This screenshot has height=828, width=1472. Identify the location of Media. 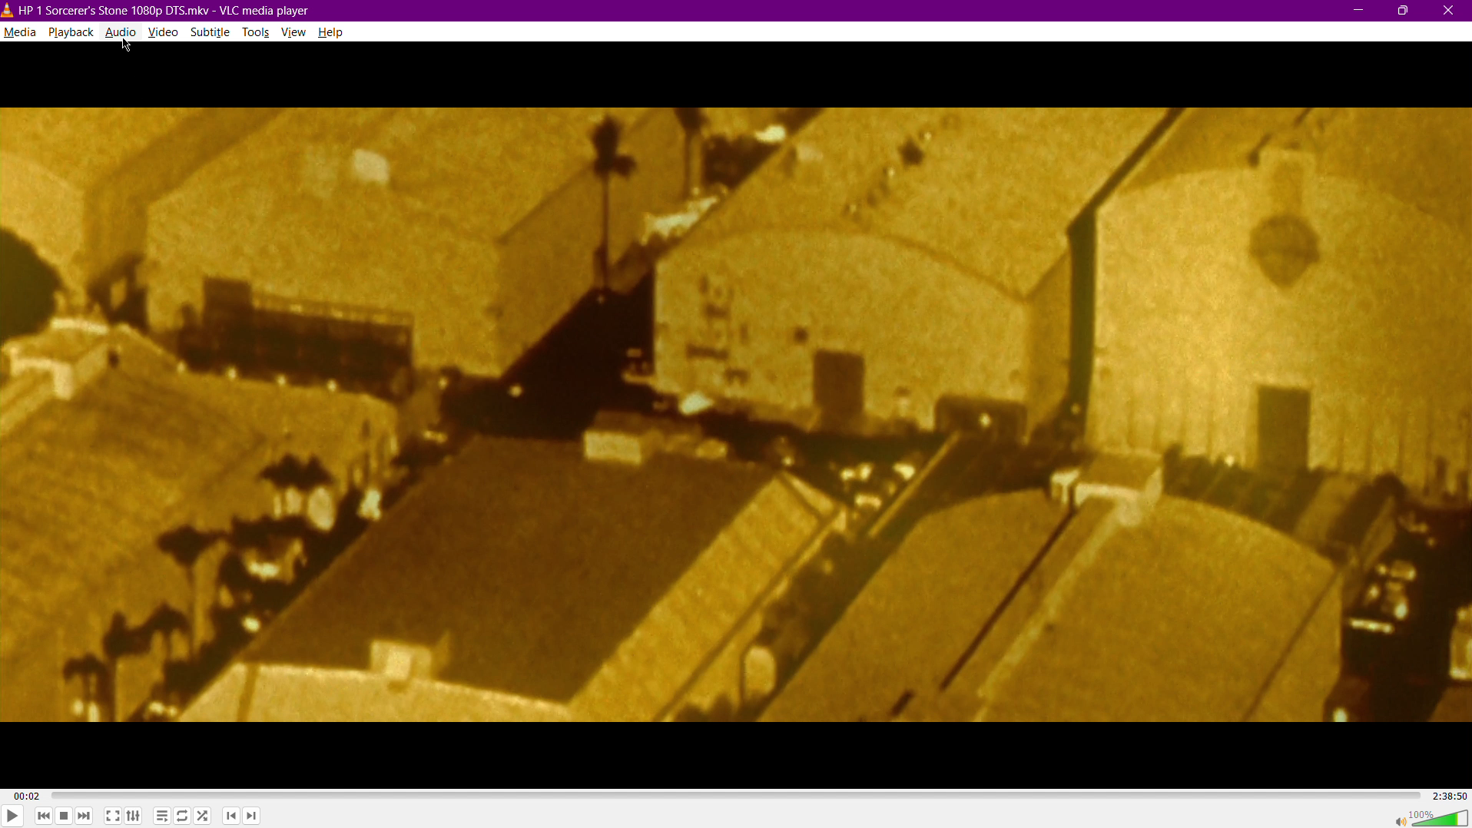
(19, 32).